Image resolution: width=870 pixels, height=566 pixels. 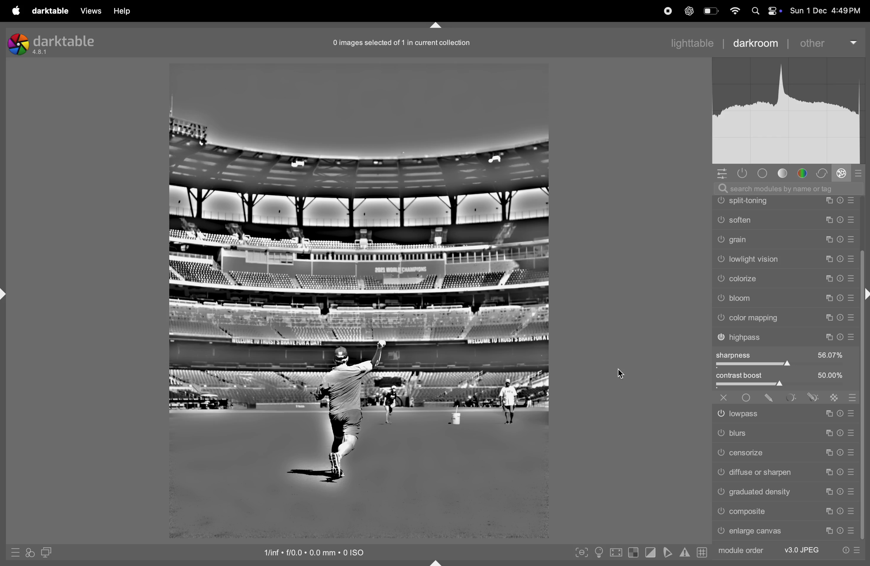 What do you see at coordinates (29, 554) in the screenshot?
I see `quick acess applying styles` at bounding box center [29, 554].